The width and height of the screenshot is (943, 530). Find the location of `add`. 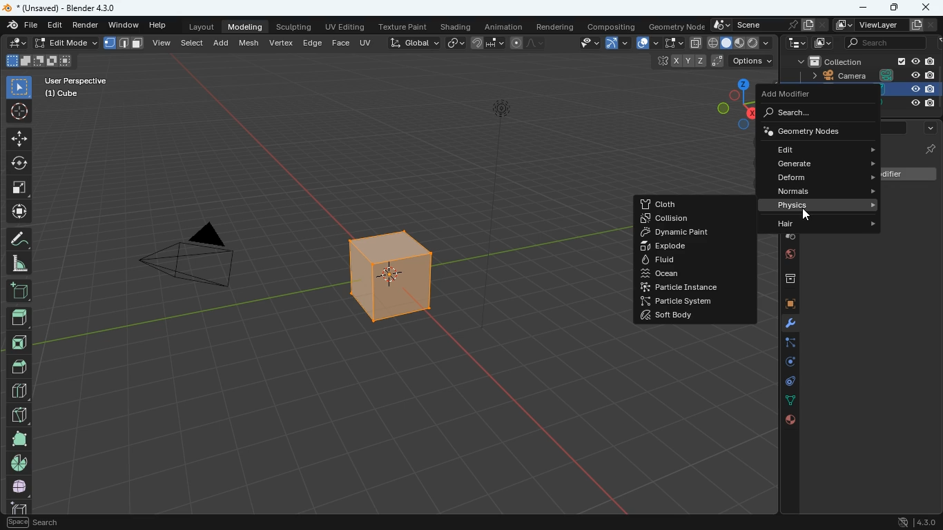

add is located at coordinates (224, 42).